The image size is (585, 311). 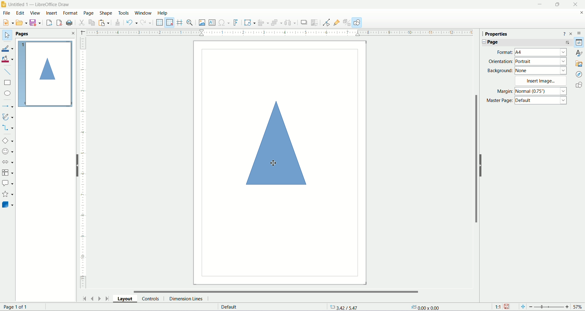 What do you see at coordinates (326, 22) in the screenshot?
I see `Points` at bounding box center [326, 22].